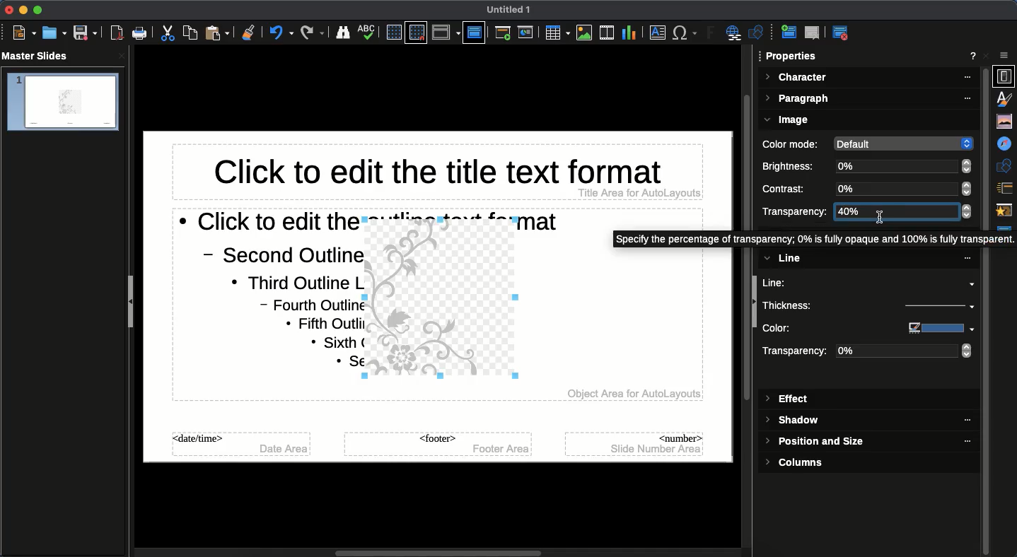  What do you see at coordinates (441, 551) in the screenshot?
I see `horizontal Scroll bar` at bounding box center [441, 551].